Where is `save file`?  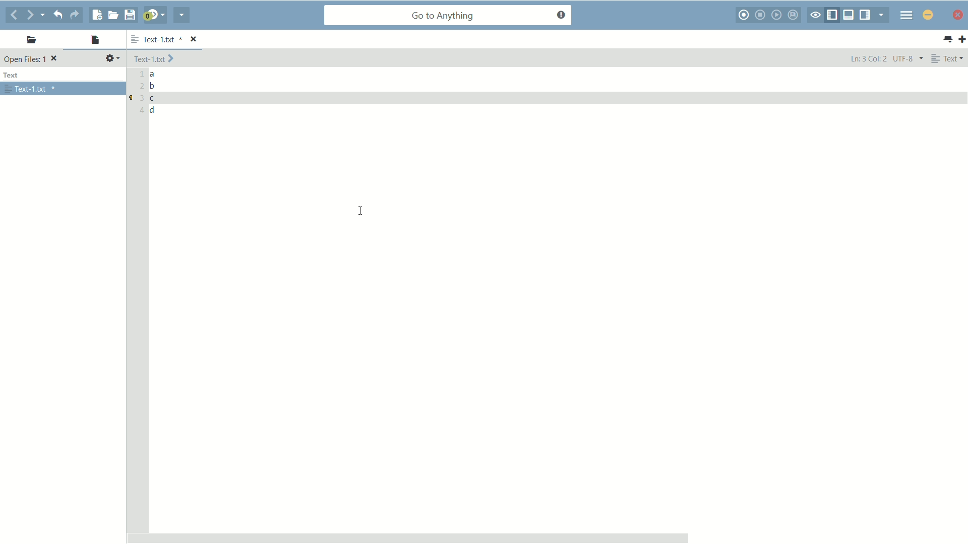 save file is located at coordinates (132, 15).